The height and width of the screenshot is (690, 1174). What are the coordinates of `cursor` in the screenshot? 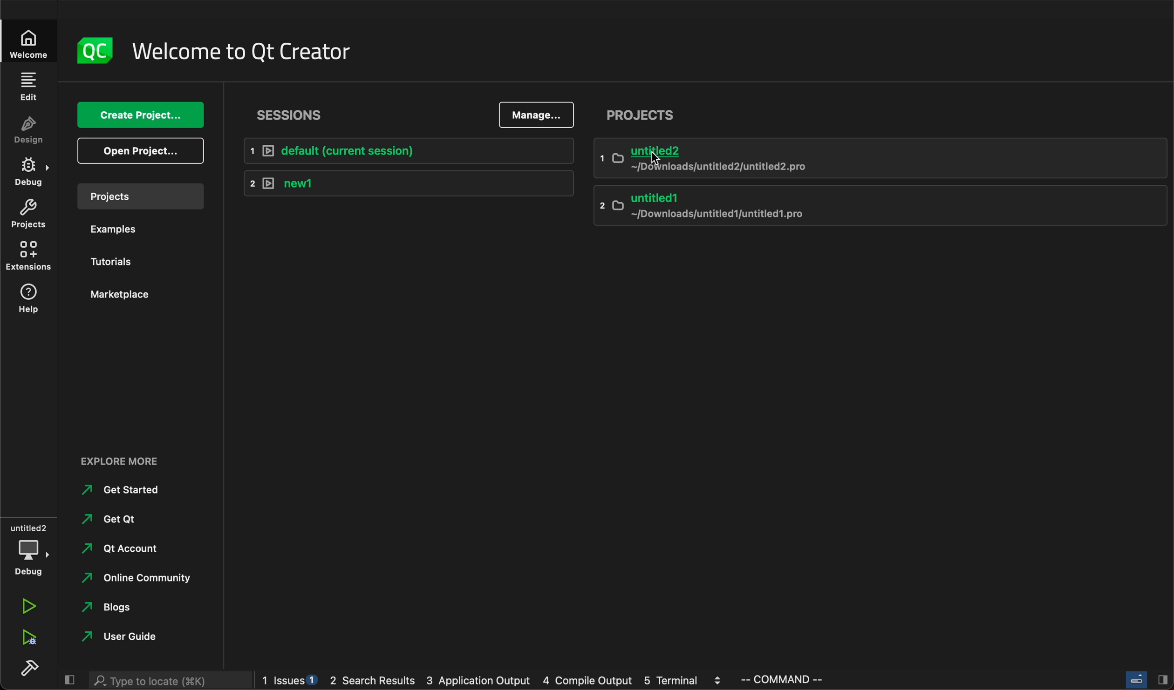 It's located at (658, 157).